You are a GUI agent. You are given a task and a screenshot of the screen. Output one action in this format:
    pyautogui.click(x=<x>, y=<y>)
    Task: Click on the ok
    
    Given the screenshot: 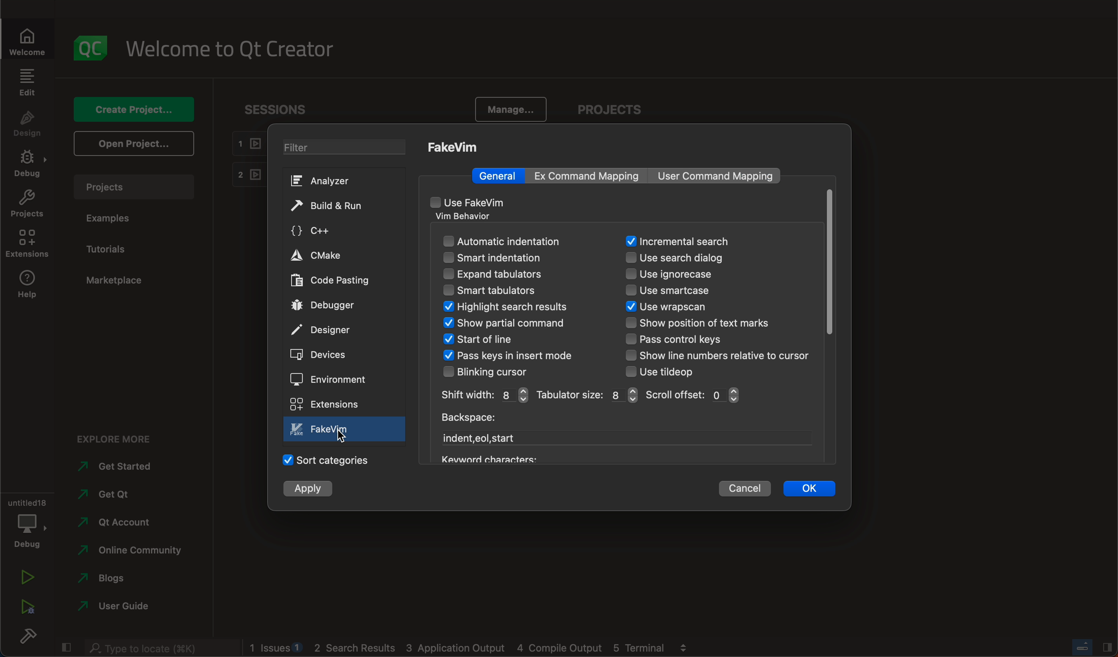 What is the action you would take?
    pyautogui.click(x=809, y=489)
    